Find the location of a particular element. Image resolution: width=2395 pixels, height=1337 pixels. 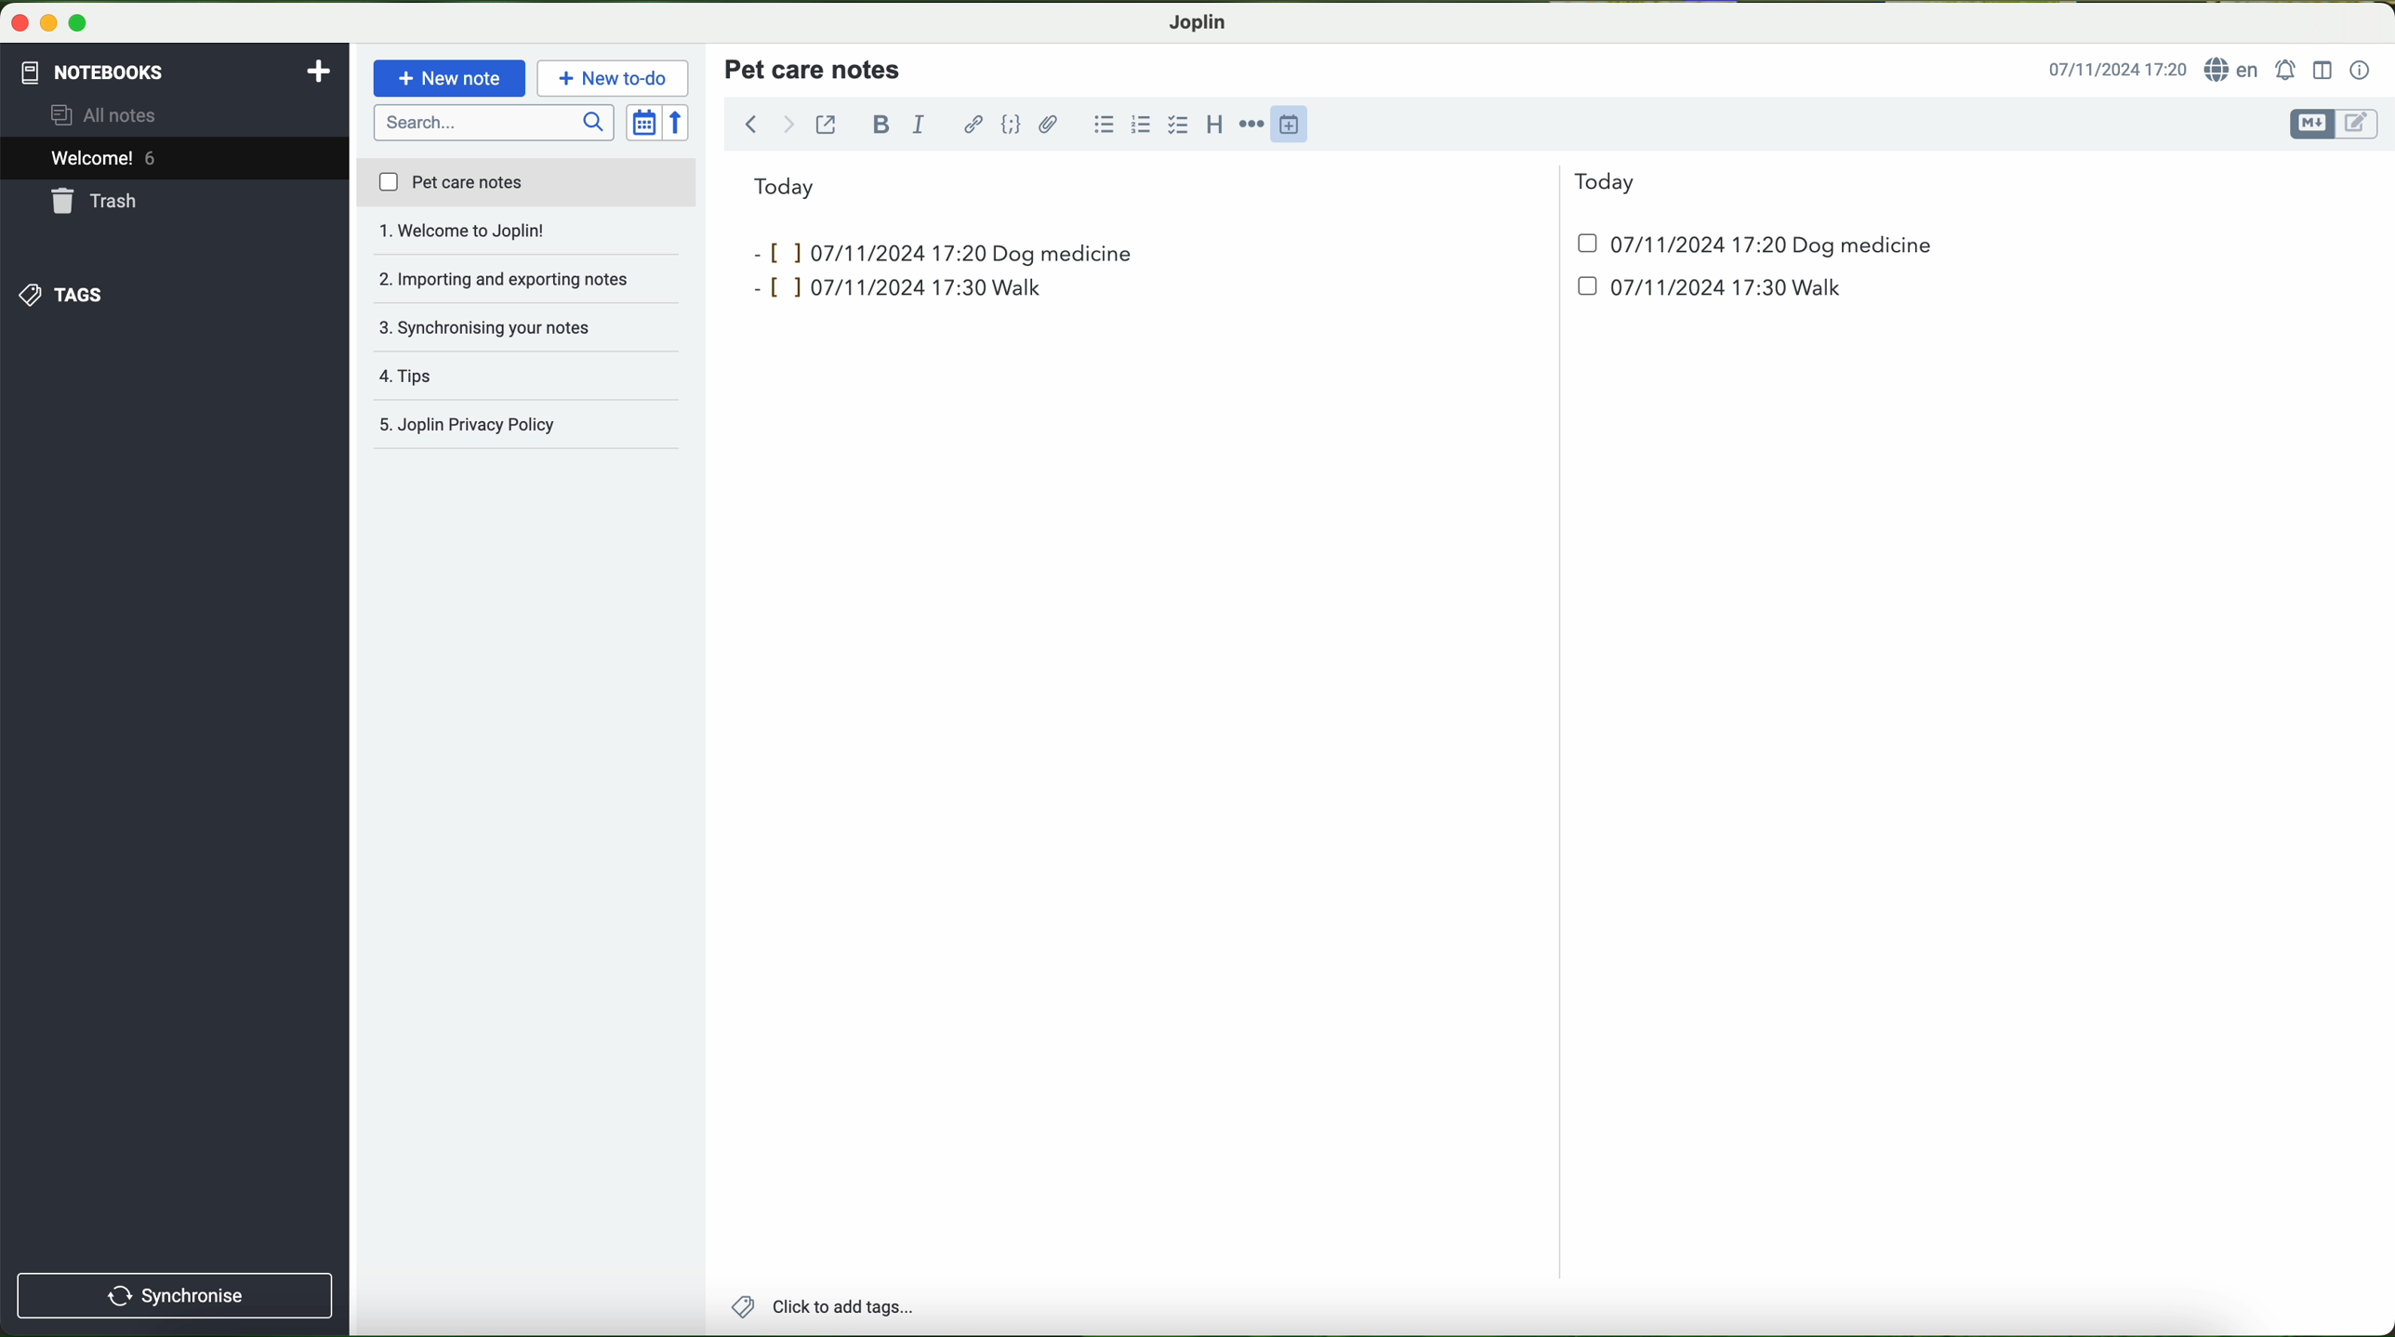

hyperlink is located at coordinates (975, 126).